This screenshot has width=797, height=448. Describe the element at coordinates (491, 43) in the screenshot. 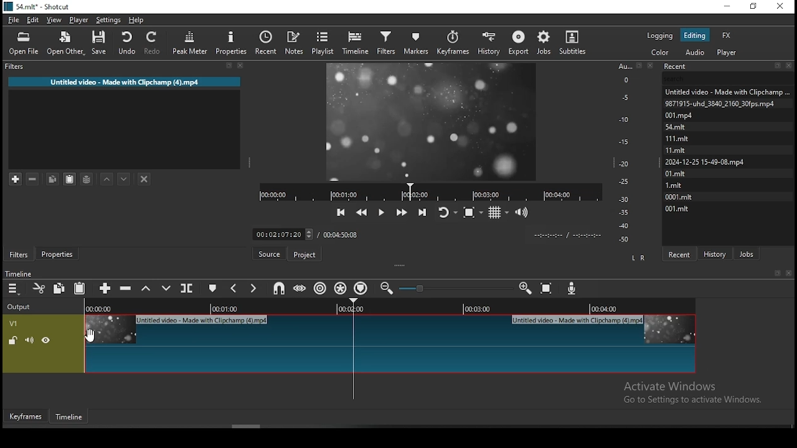

I see `history` at that location.